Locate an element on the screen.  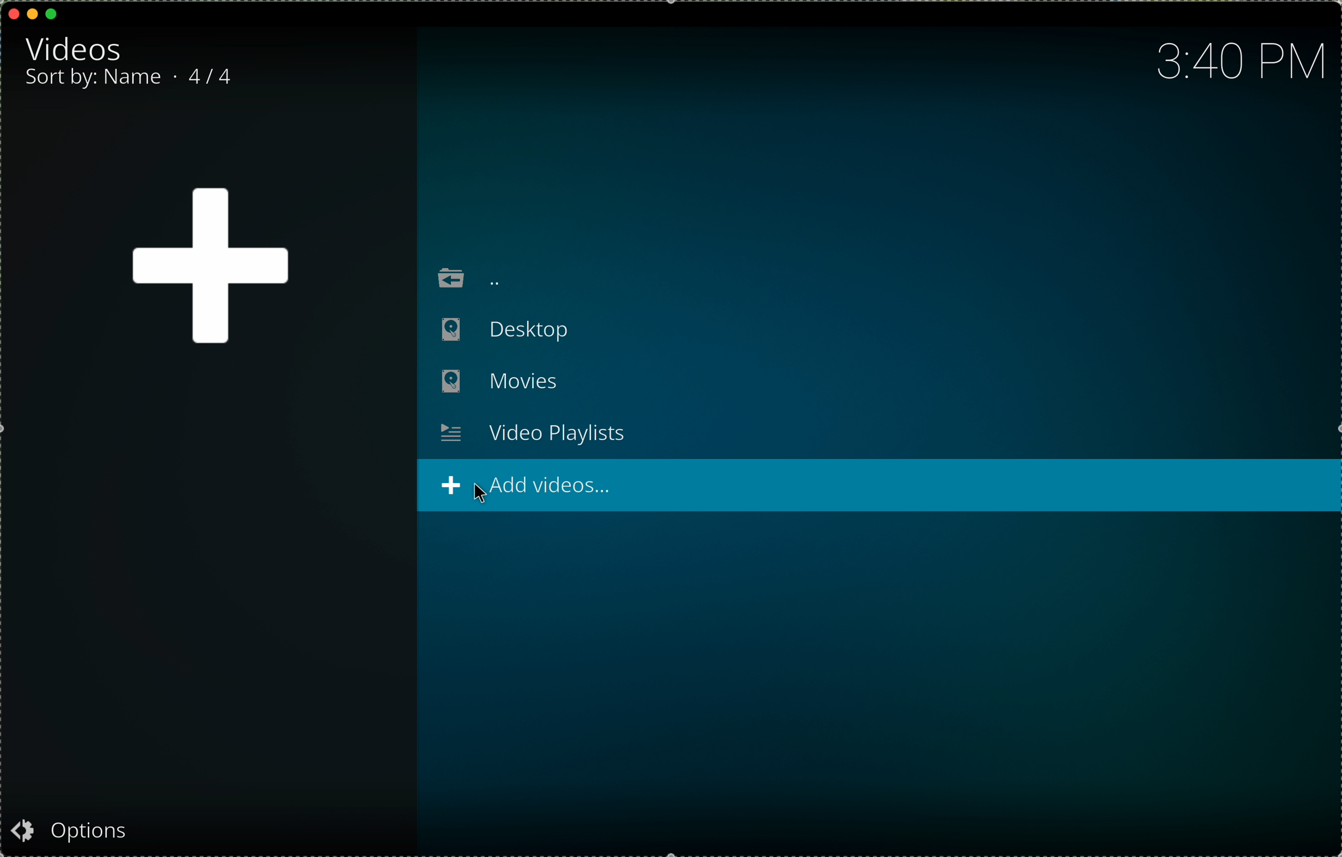
sort by is located at coordinates (99, 79).